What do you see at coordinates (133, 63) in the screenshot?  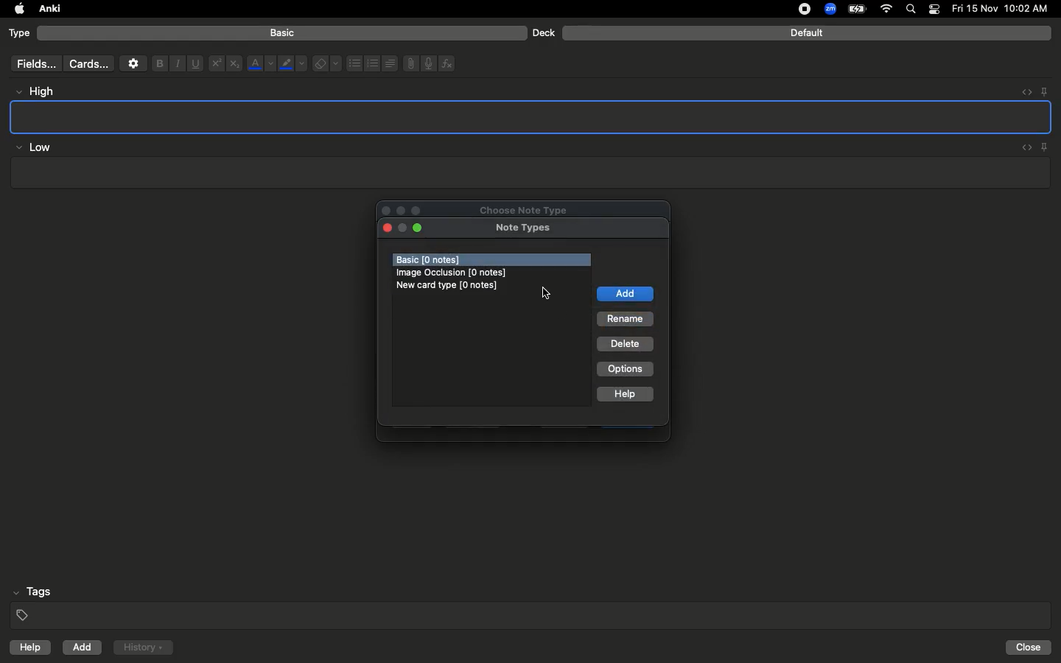 I see `Settings` at bounding box center [133, 63].